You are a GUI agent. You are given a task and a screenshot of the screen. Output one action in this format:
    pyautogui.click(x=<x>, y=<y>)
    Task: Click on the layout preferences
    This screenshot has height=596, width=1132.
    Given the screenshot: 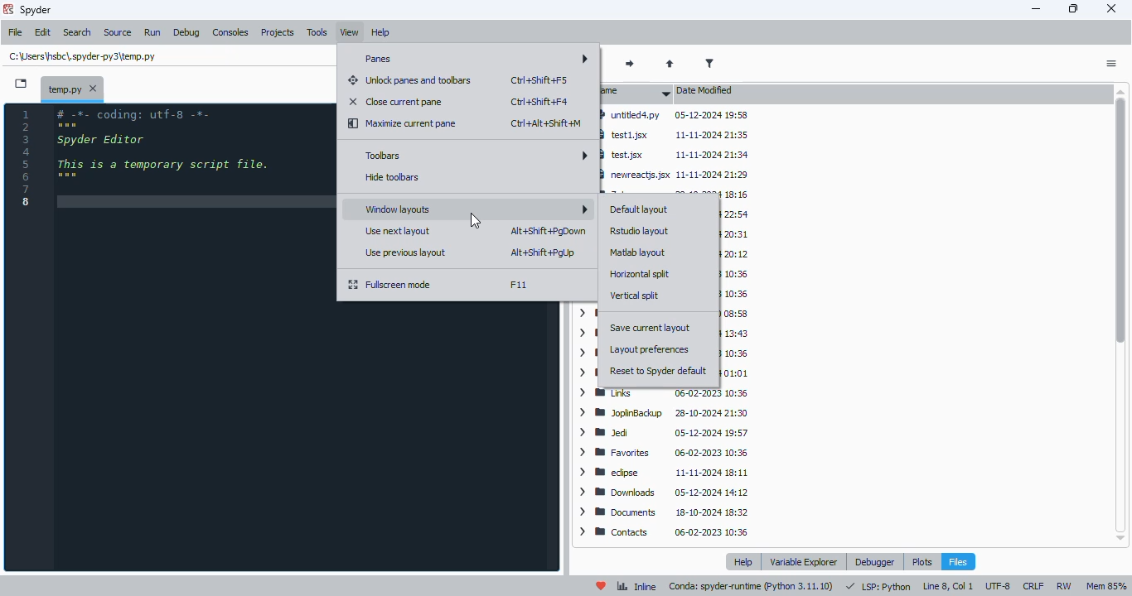 What is the action you would take?
    pyautogui.click(x=648, y=348)
    